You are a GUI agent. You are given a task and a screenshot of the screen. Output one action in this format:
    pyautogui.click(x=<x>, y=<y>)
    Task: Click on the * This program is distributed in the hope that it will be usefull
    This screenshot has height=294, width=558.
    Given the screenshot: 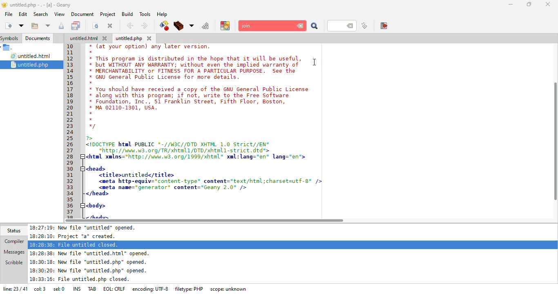 What is the action you would take?
    pyautogui.click(x=194, y=58)
    